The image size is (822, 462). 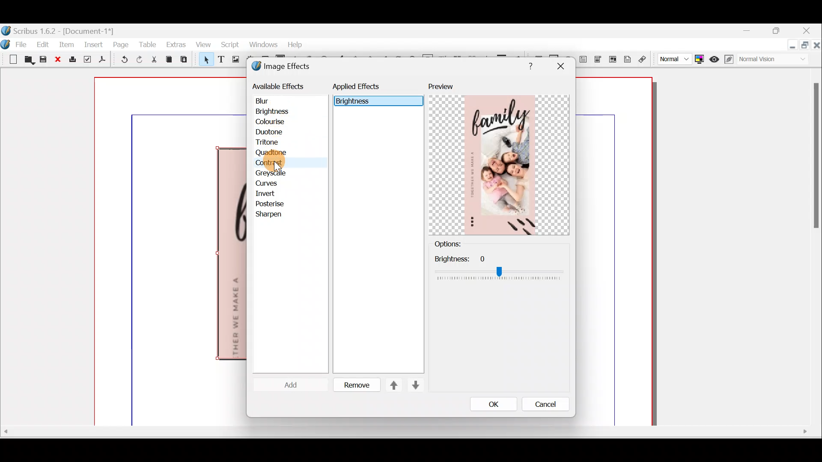 I want to click on Preview, so click(x=499, y=159).